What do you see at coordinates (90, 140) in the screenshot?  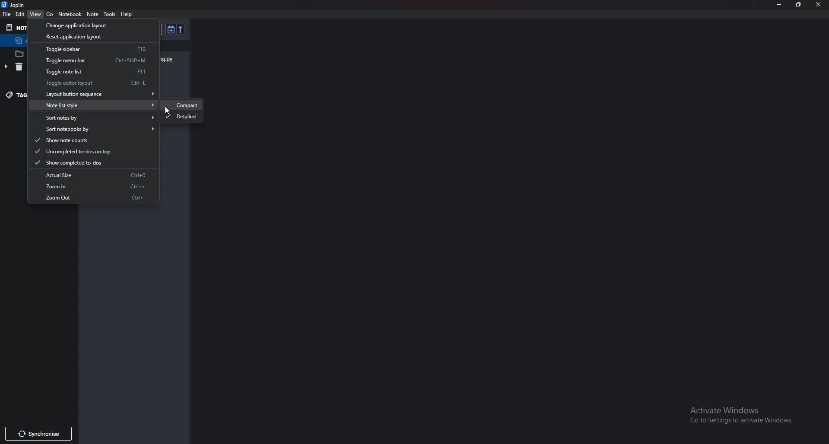 I see `Show notecounts` at bounding box center [90, 140].